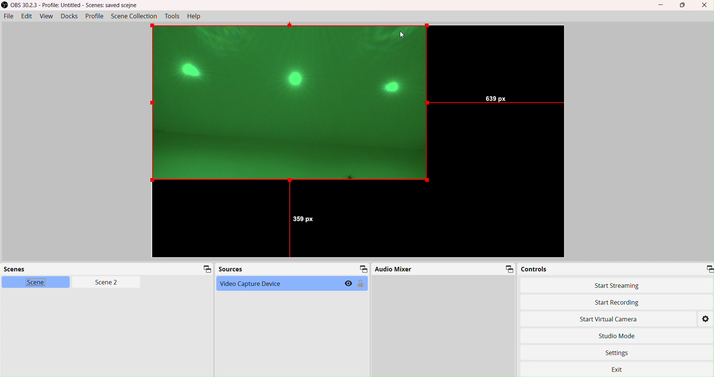  What do you see at coordinates (71, 17) in the screenshot?
I see `Docks` at bounding box center [71, 17].